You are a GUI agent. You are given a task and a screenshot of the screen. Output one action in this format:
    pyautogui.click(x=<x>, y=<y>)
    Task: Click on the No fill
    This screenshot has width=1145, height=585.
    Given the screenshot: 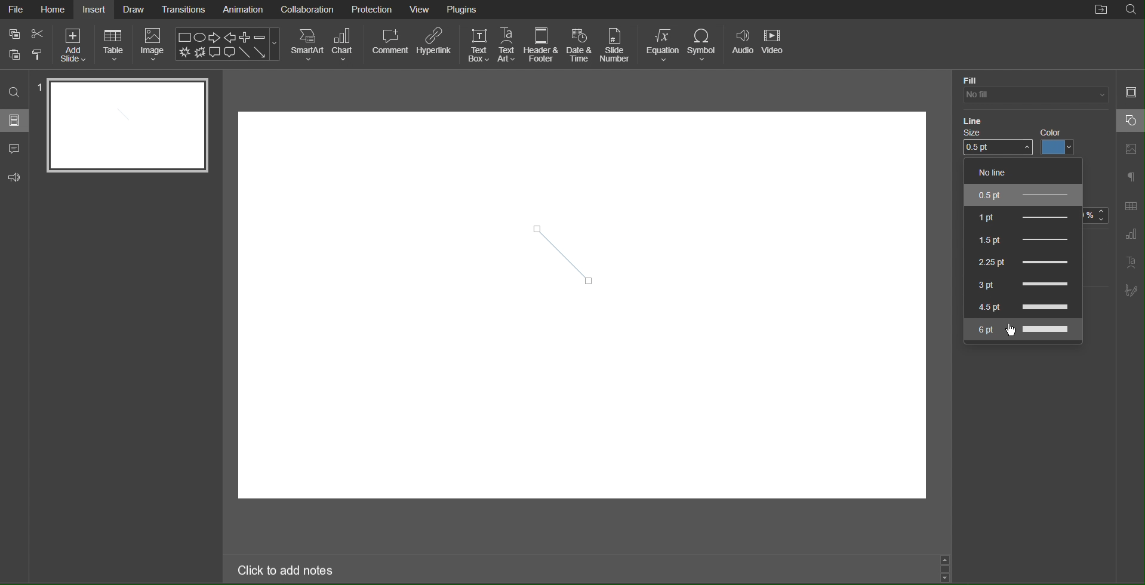 What is the action you would take?
    pyautogui.click(x=1033, y=96)
    